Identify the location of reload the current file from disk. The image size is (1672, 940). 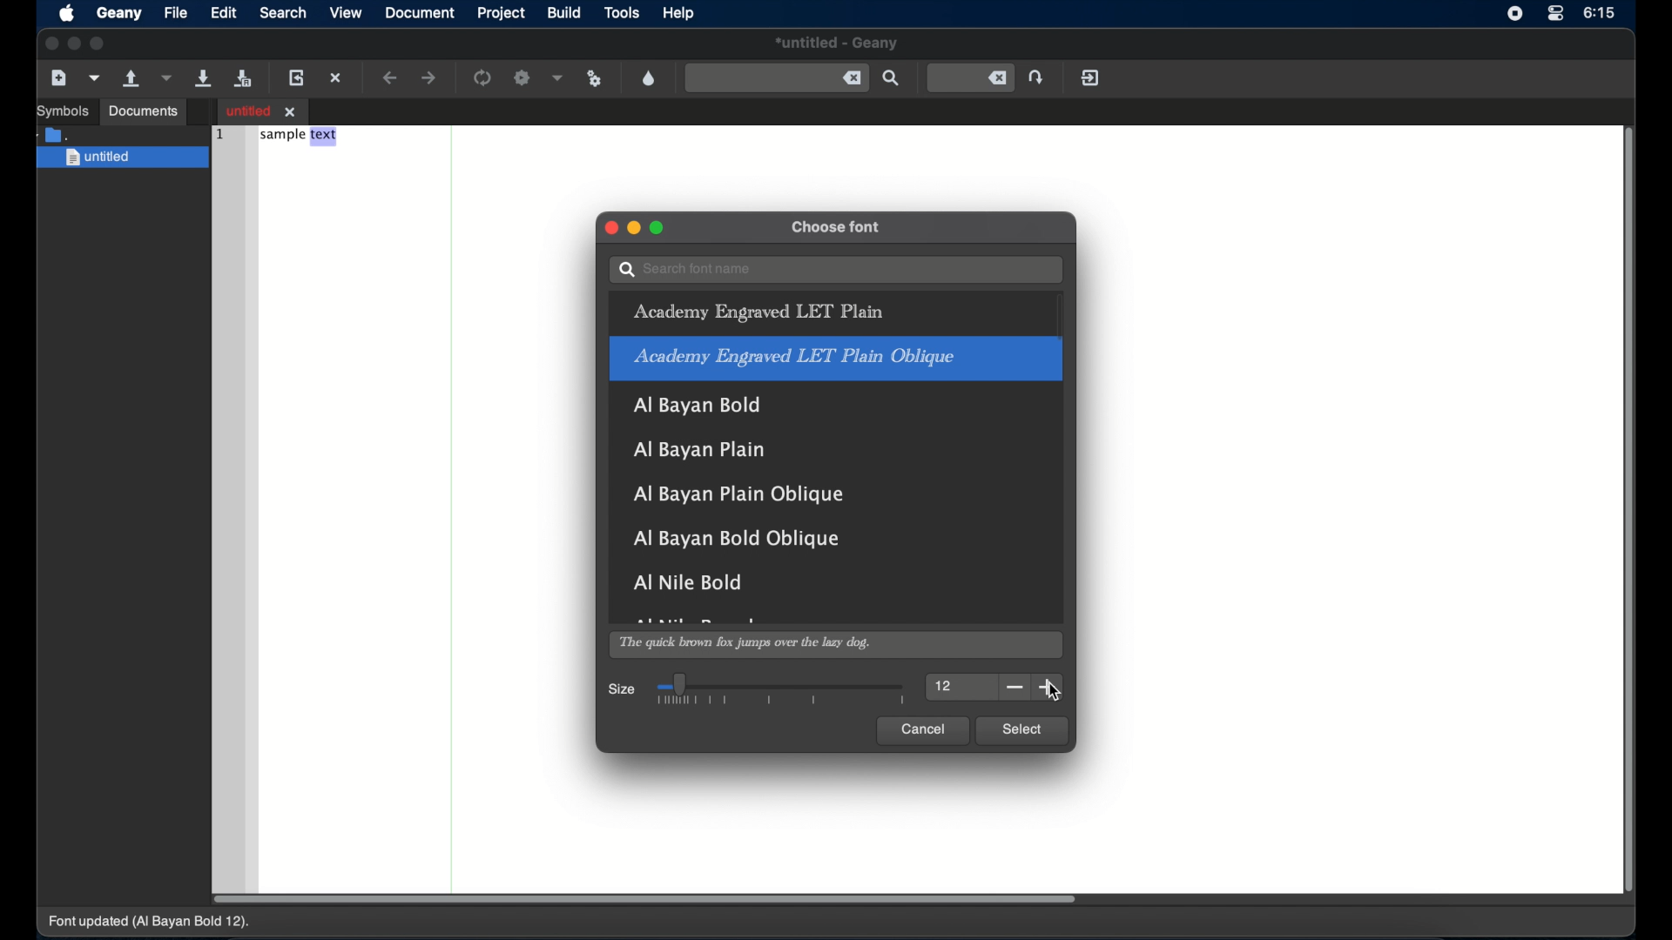
(299, 77).